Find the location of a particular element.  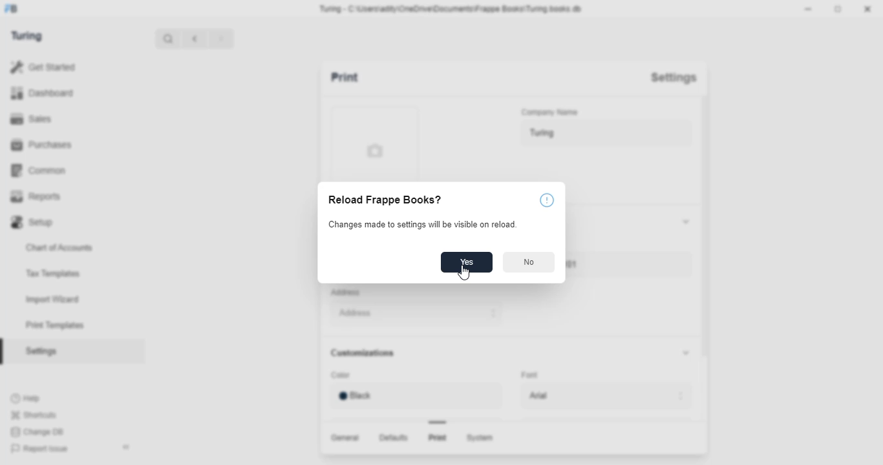

Defaults is located at coordinates (392, 438).